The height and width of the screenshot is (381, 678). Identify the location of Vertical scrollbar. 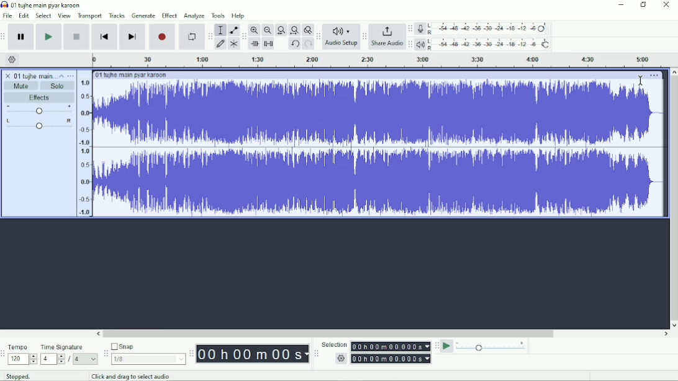
(674, 199).